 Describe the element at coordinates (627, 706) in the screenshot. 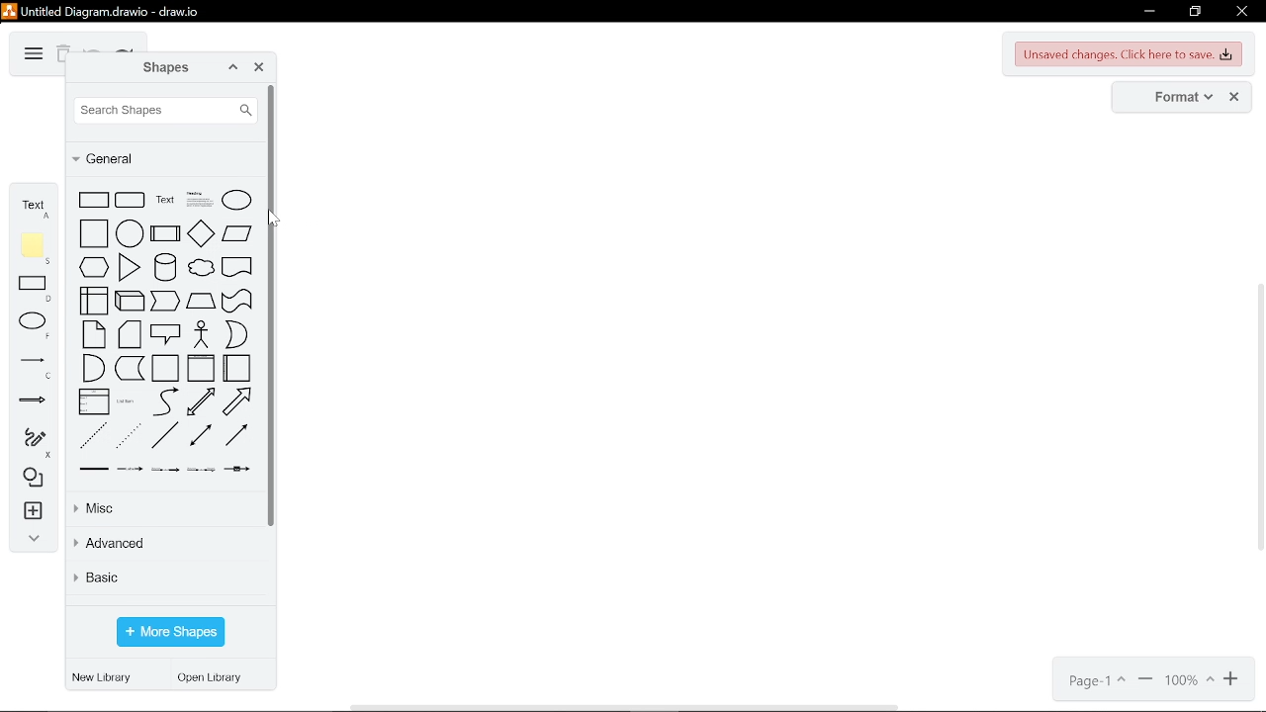

I see `horizontal scroll bar` at that location.